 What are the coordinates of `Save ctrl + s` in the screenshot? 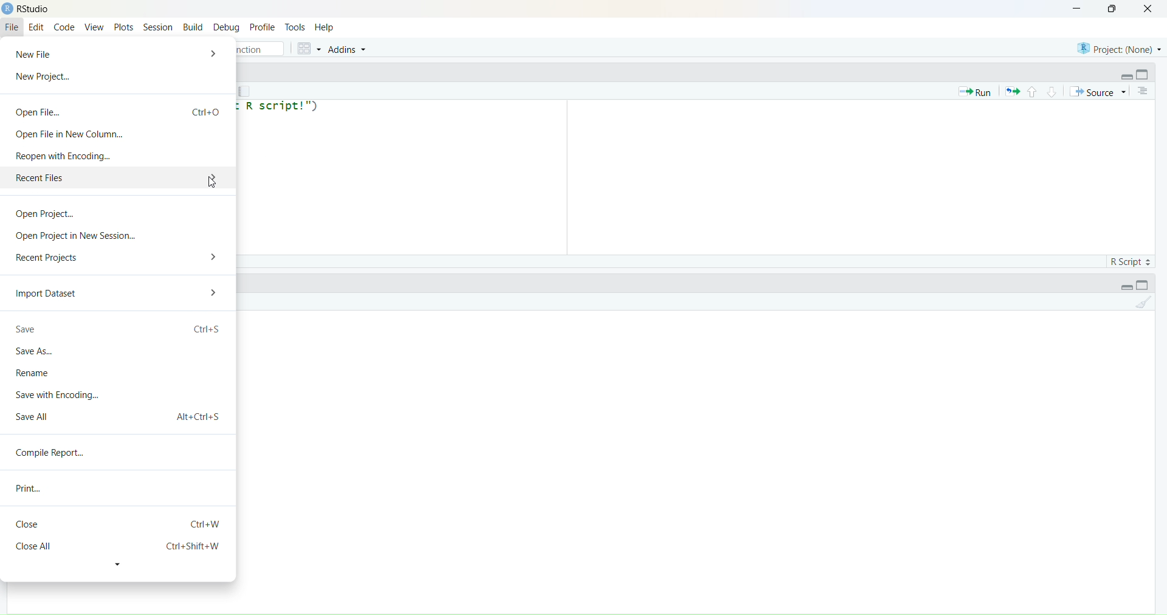 It's located at (119, 331).